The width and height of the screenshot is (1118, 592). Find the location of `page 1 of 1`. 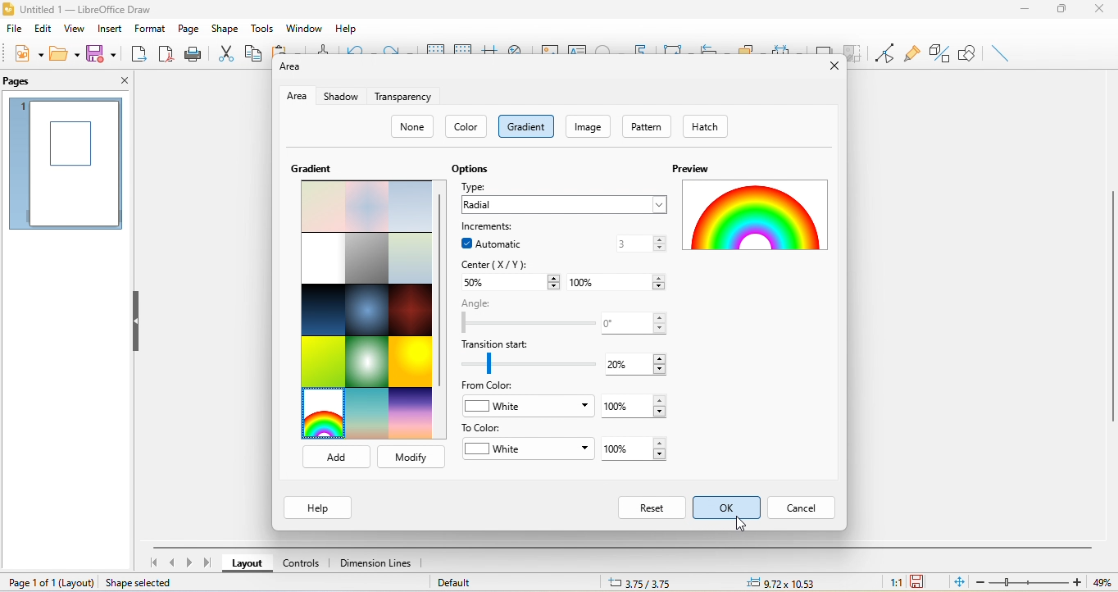

page 1 of 1 is located at coordinates (50, 583).